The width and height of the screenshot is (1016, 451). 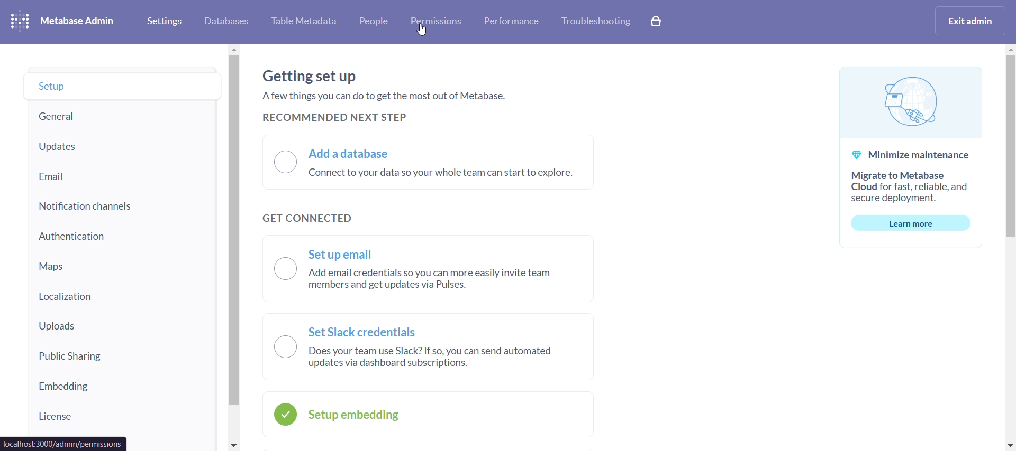 I want to click on general, so click(x=120, y=112).